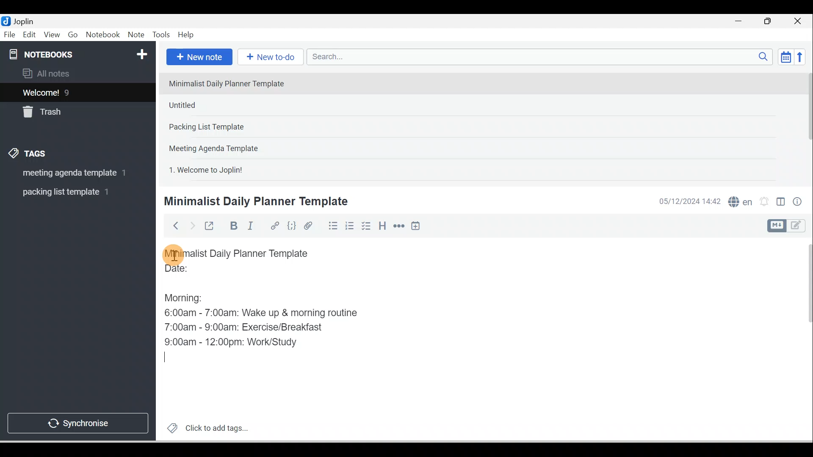  What do you see at coordinates (245, 253) in the screenshot?
I see `Minimalist Daily Planner Template` at bounding box center [245, 253].